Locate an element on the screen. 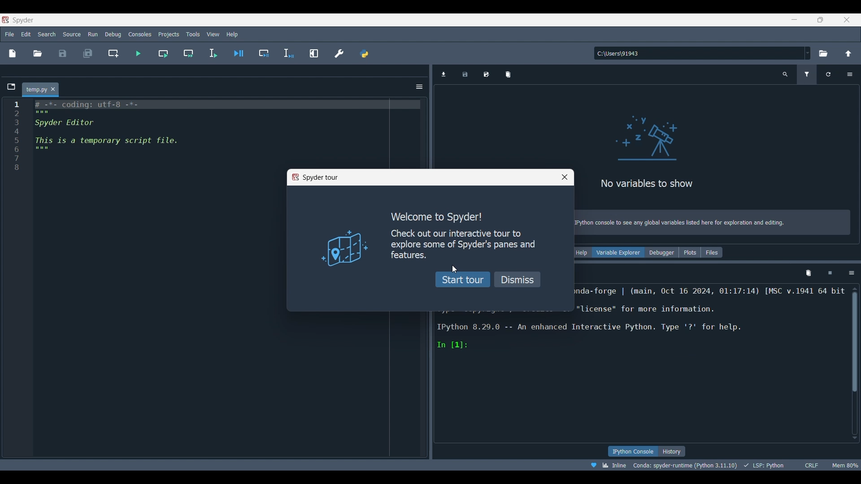 The width and height of the screenshot is (861, 484). Save all is located at coordinates (88, 53).